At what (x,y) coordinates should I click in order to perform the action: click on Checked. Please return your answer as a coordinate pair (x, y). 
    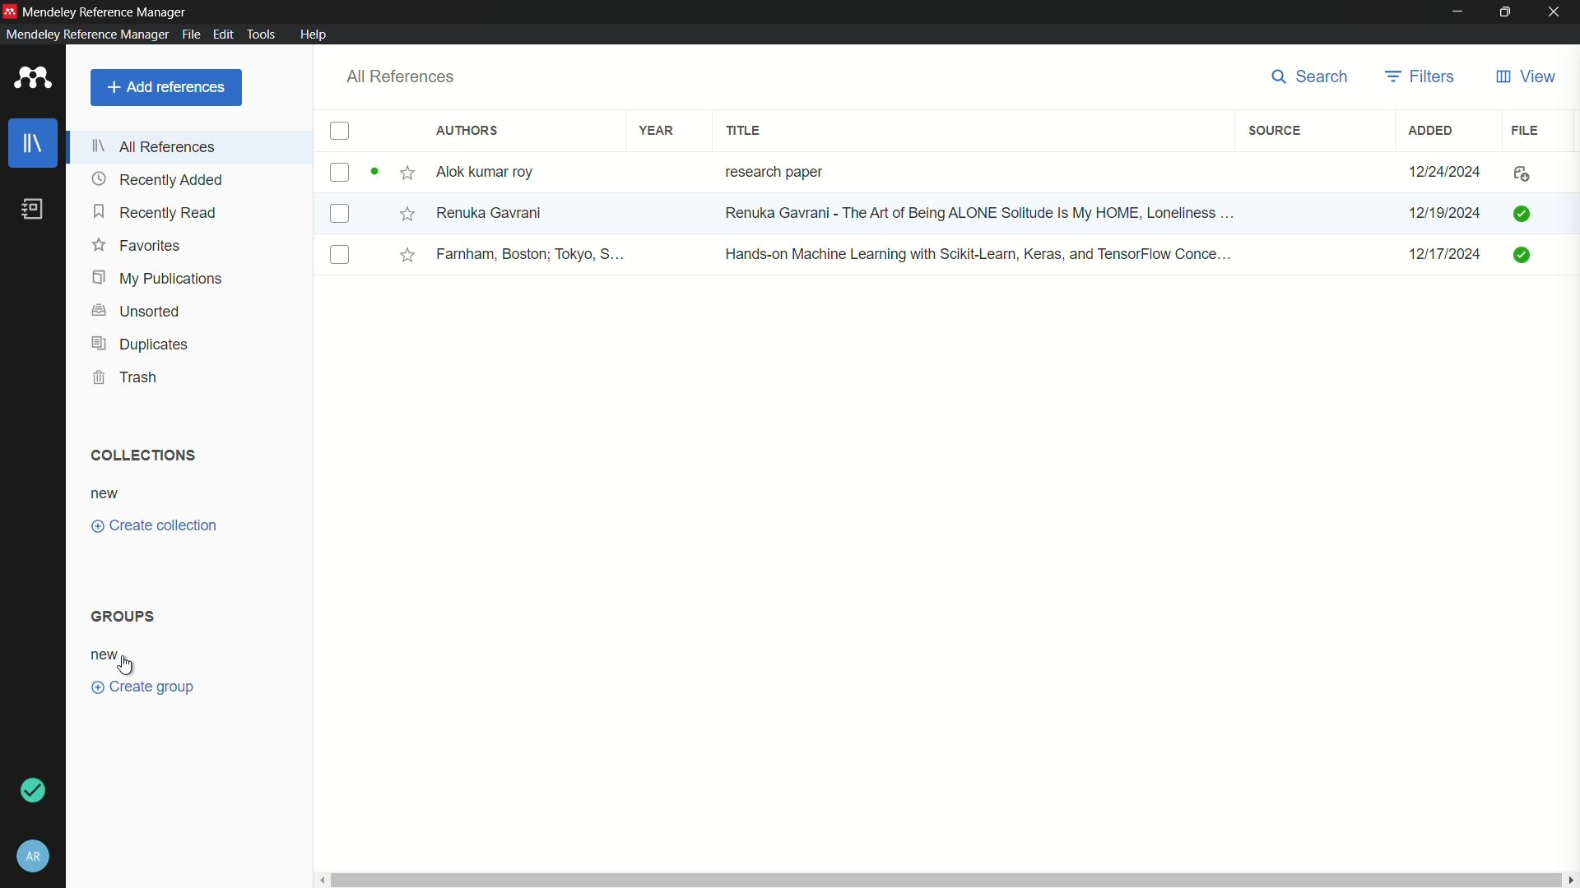
    Looking at the image, I should click on (1521, 212).